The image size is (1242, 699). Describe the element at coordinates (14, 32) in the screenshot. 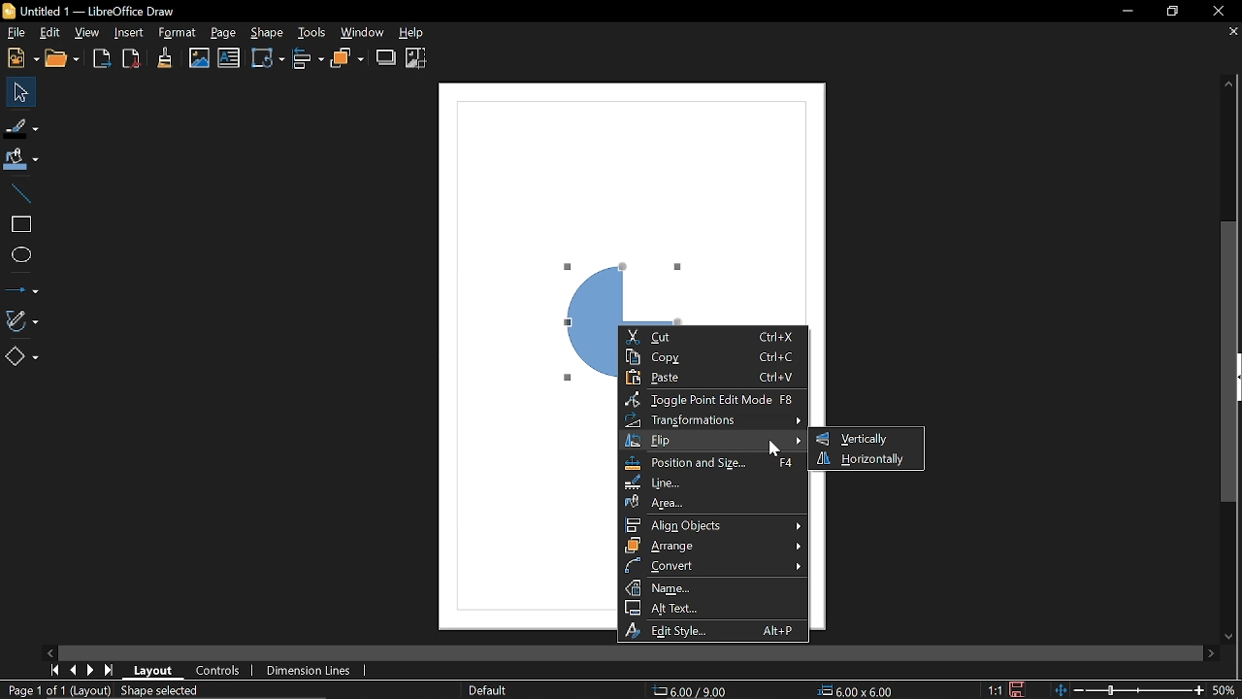

I see `File` at that location.